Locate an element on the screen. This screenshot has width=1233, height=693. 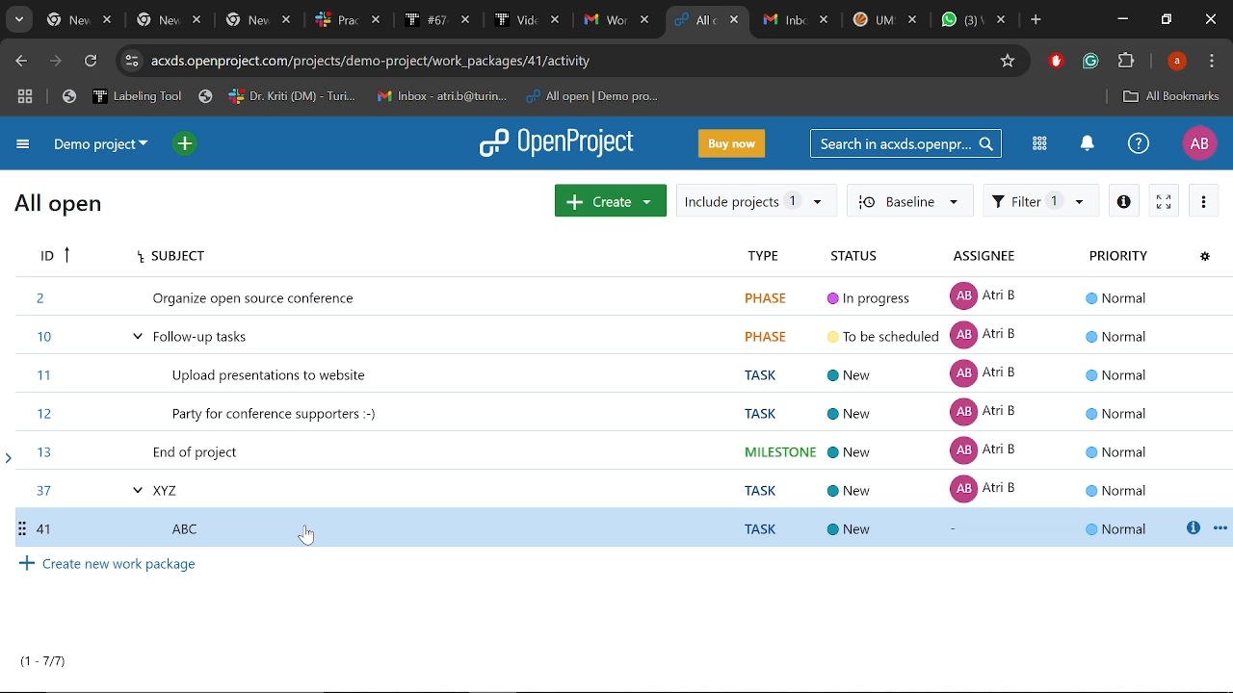
Filter is located at coordinates (1040, 200).